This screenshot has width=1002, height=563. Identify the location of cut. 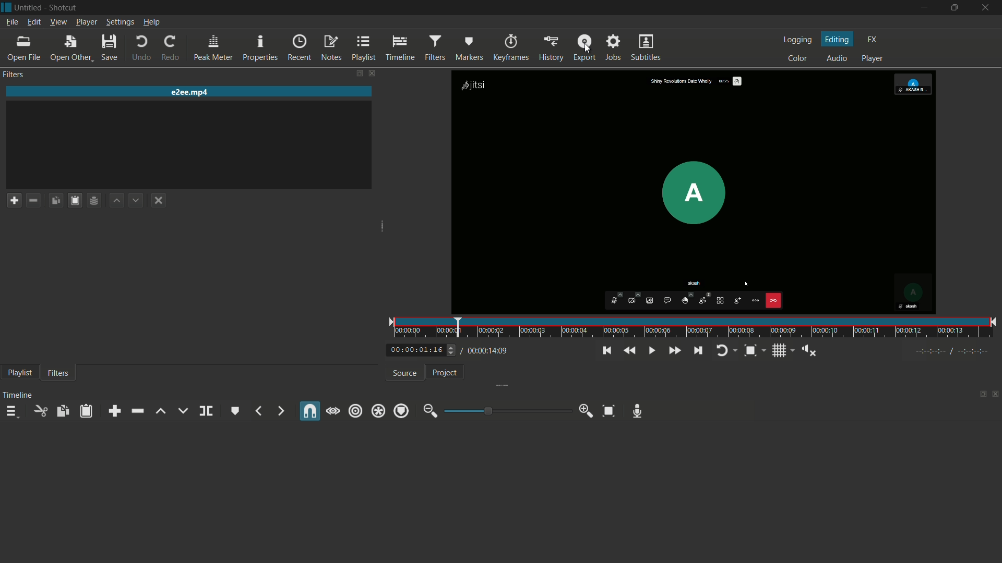
(41, 411).